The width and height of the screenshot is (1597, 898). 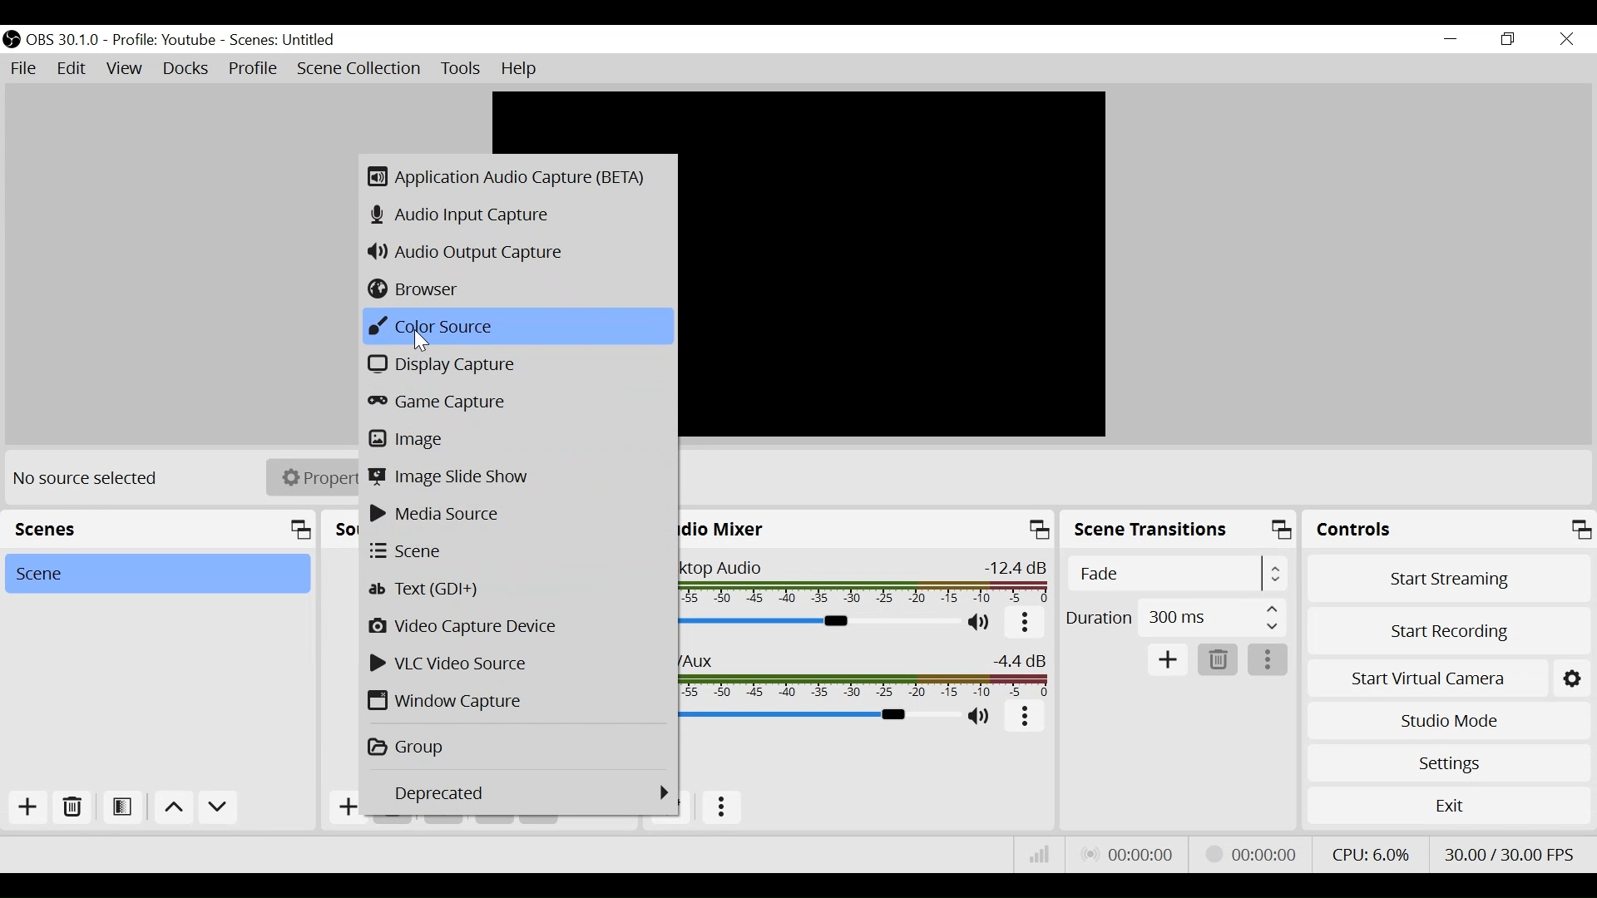 I want to click on Game Capture, so click(x=516, y=402).